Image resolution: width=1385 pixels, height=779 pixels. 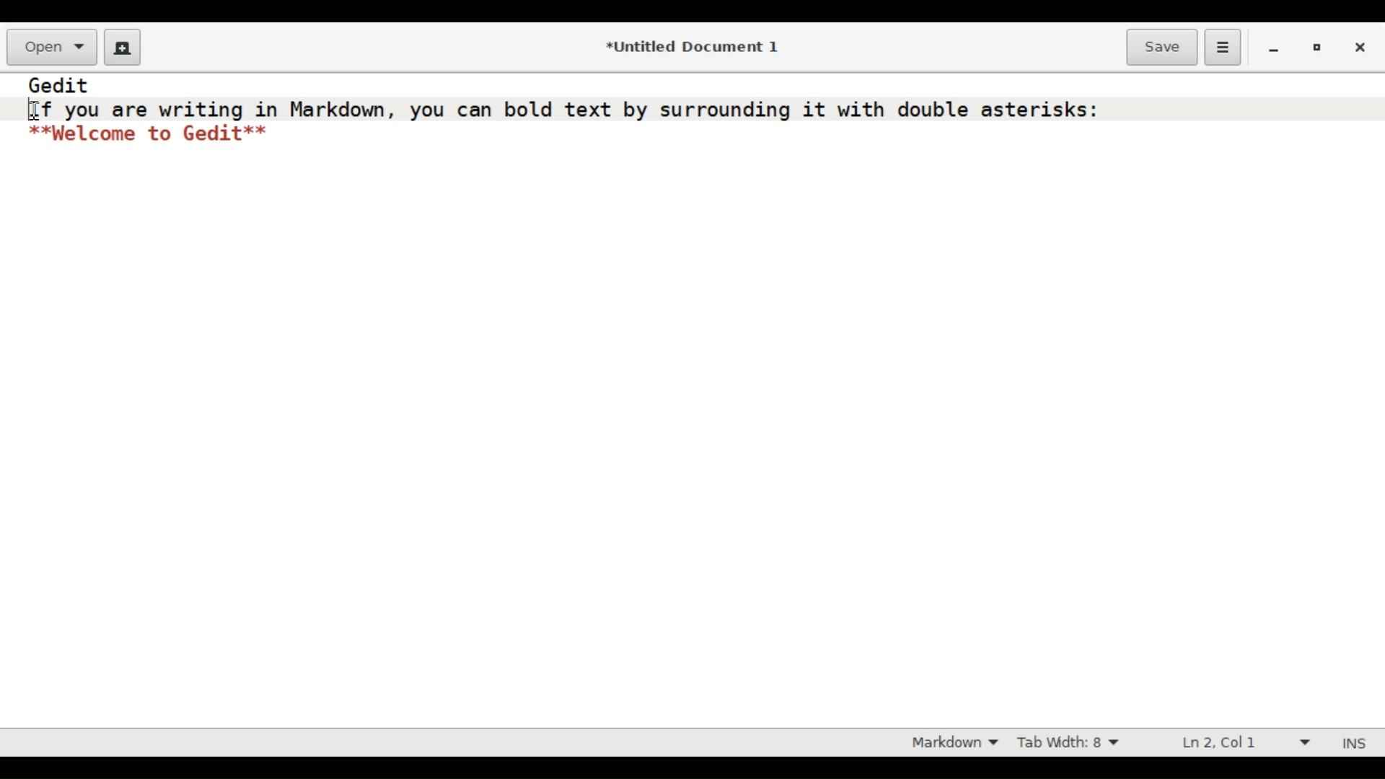 What do you see at coordinates (1078, 742) in the screenshot?
I see `Adjust Tab Width` at bounding box center [1078, 742].